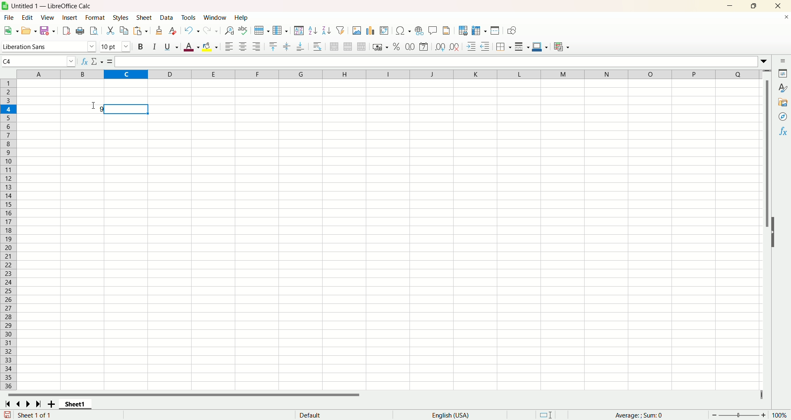 The image size is (791, 420). Describe the element at coordinates (273, 46) in the screenshot. I see `align top` at that location.